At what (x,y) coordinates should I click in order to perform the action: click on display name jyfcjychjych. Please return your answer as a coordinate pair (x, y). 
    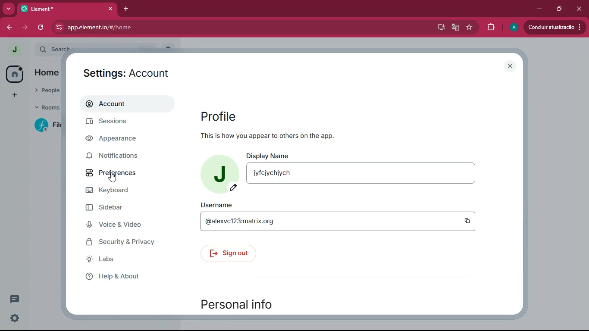
    Looking at the image, I should click on (366, 169).